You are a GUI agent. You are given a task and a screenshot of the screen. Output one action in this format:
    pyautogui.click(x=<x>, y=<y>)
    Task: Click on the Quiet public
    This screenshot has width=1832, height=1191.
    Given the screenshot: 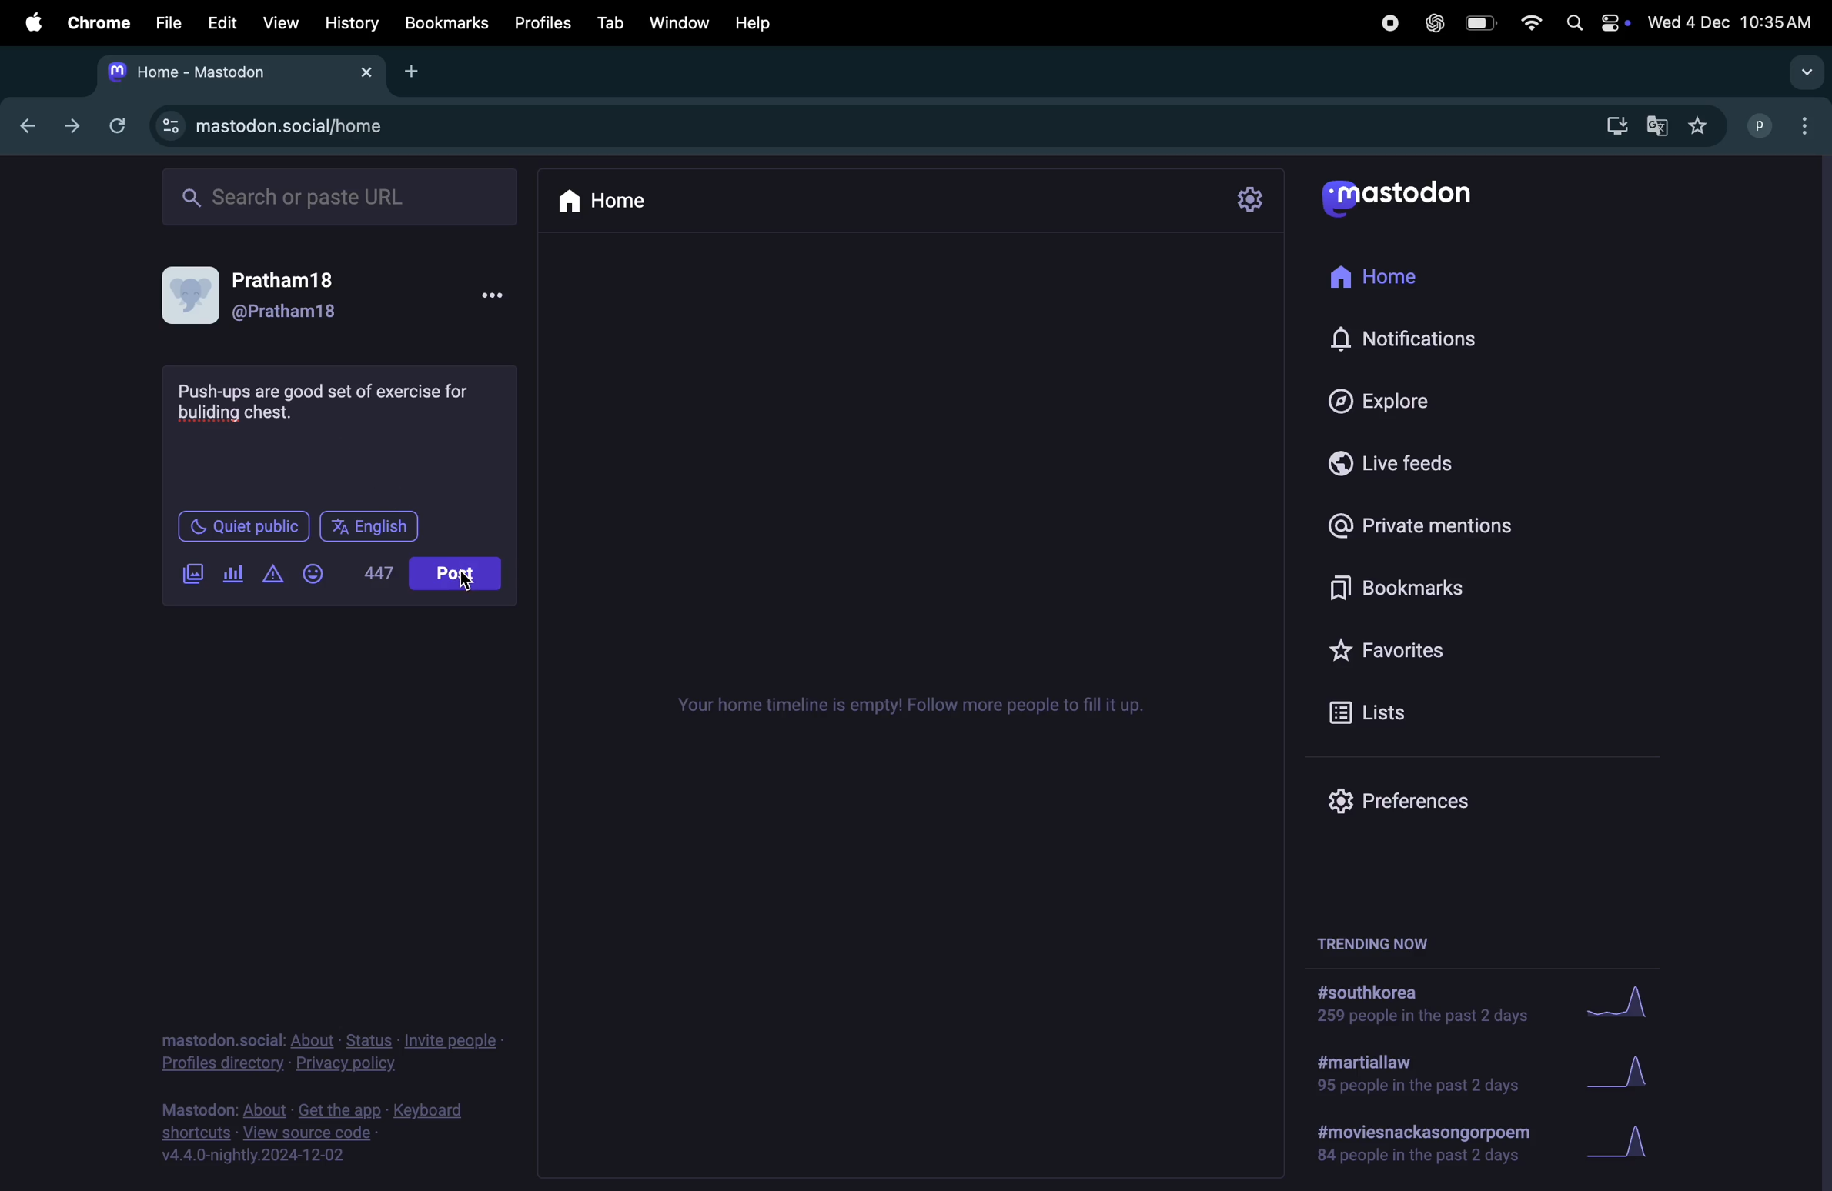 What is the action you would take?
    pyautogui.click(x=246, y=529)
    